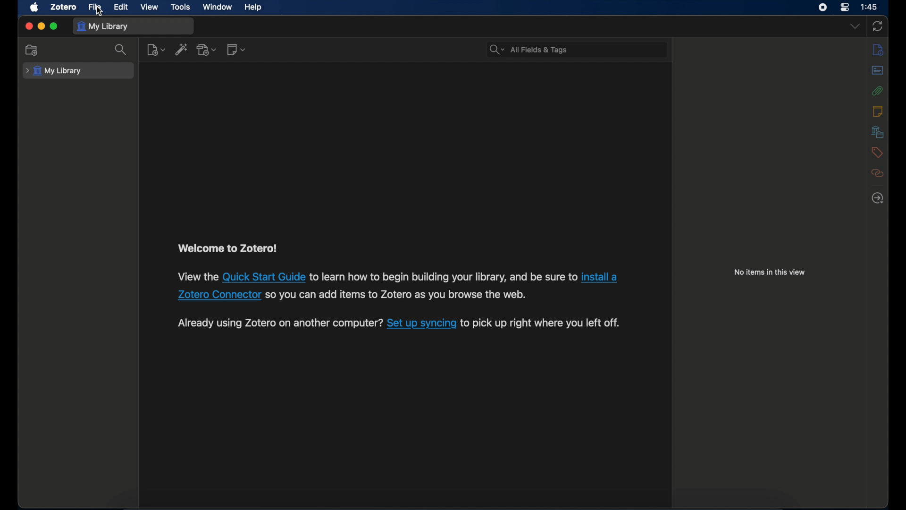 The image size is (906, 510). What do you see at coordinates (181, 8) in the screenshot?
I see `tools` at bounding box center [181, 8].